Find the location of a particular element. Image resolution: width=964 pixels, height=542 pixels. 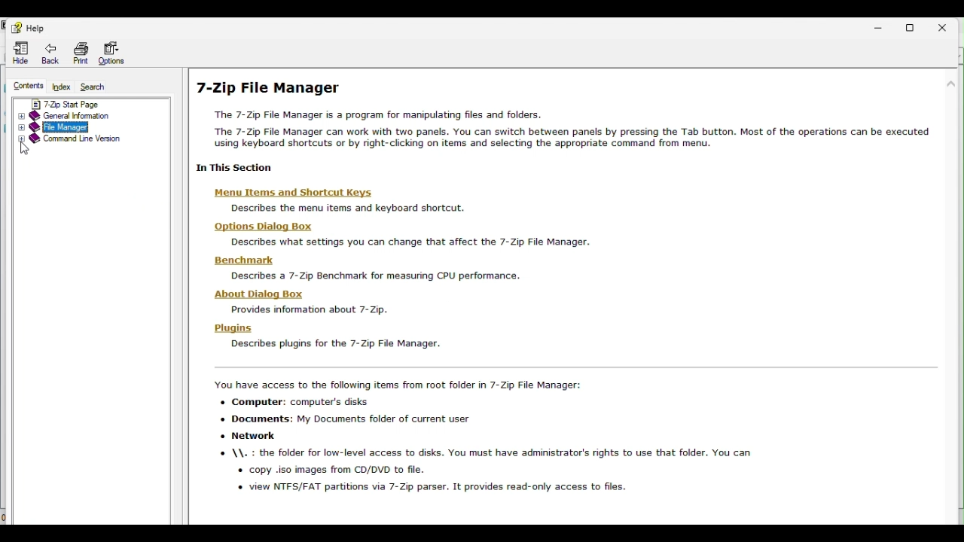

General information is located at coordinates (84, 116).